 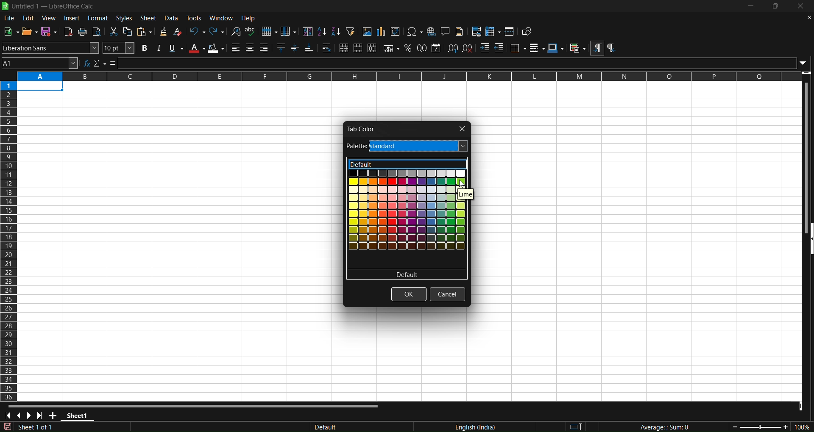 What do you see at coordinates (28, 18) in the screenshot?
I see `edit` at bounding box center [28, 18].